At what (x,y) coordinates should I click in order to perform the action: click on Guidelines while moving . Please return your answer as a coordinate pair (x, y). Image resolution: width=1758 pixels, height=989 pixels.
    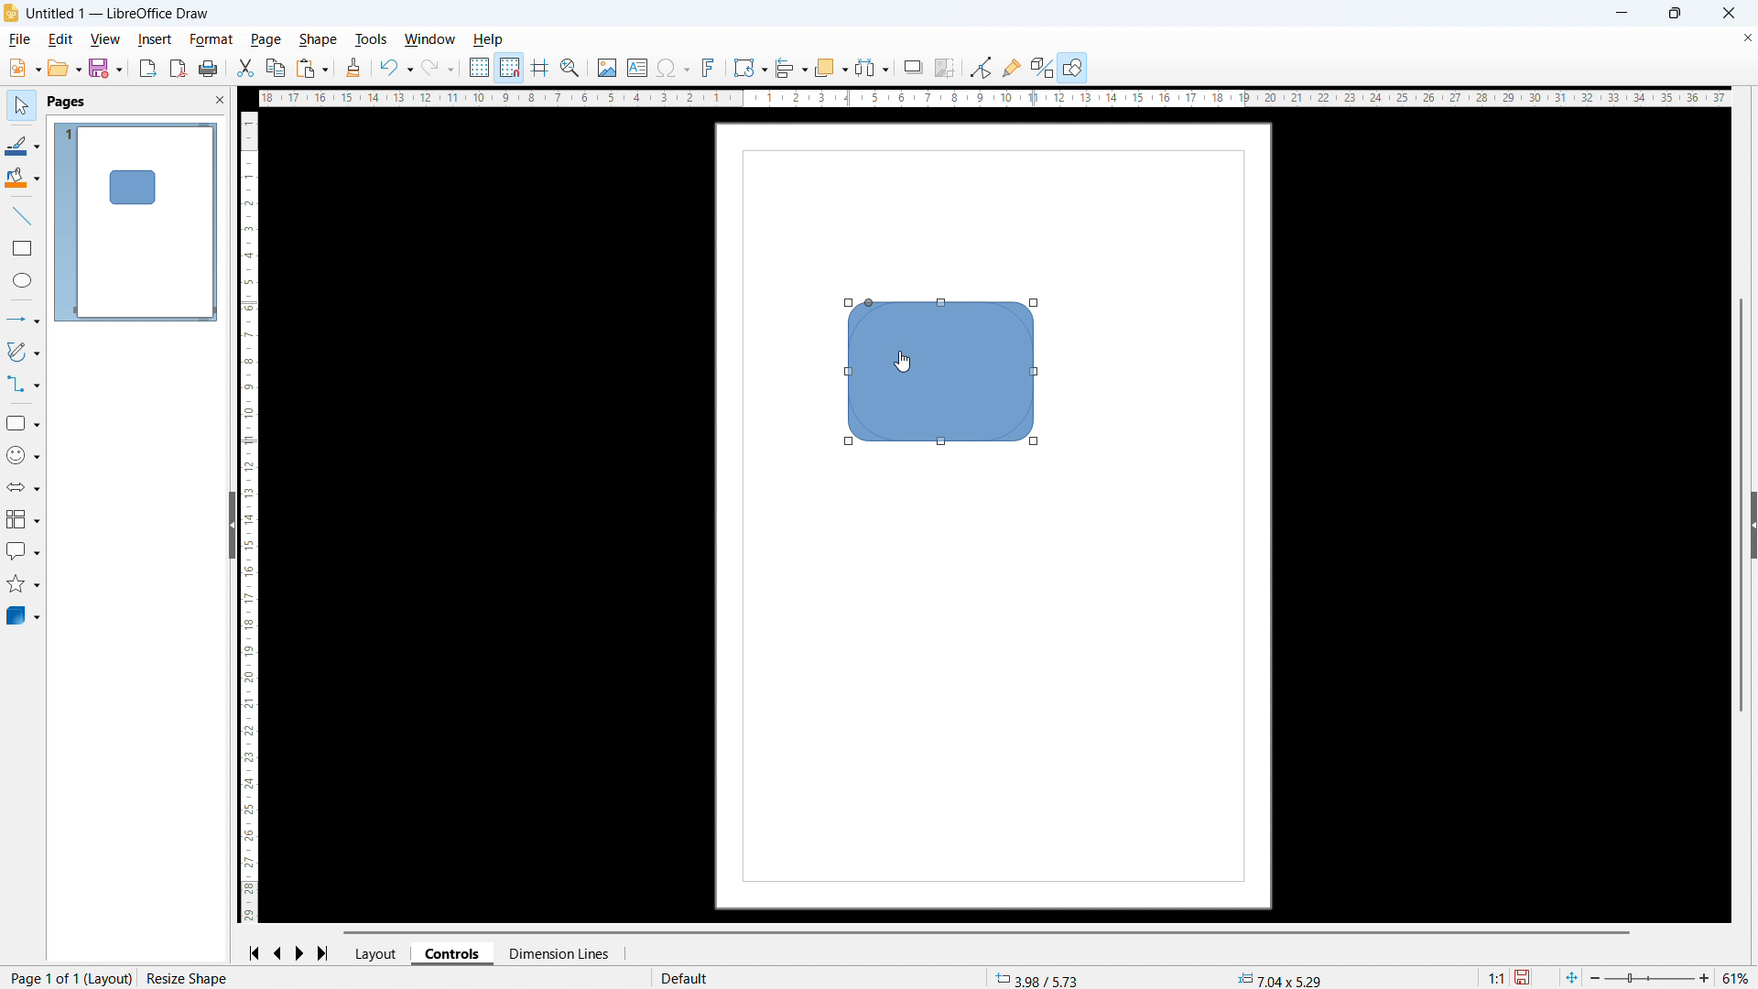
    Looking at the image, I should click on (539, 69).